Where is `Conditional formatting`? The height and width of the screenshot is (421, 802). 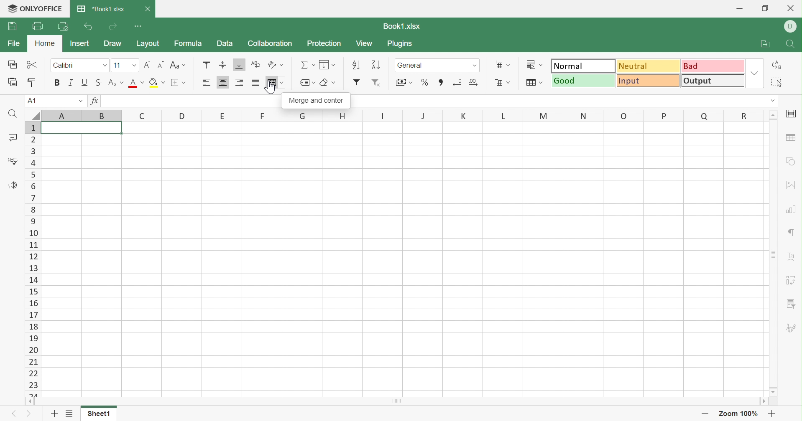
Conditional formatting is located at coordinates (534, 65).